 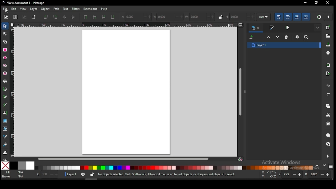 What do you see at coordinates (316, 3) in the screenshot?
I see `close window` at bounding box center [316, 3].